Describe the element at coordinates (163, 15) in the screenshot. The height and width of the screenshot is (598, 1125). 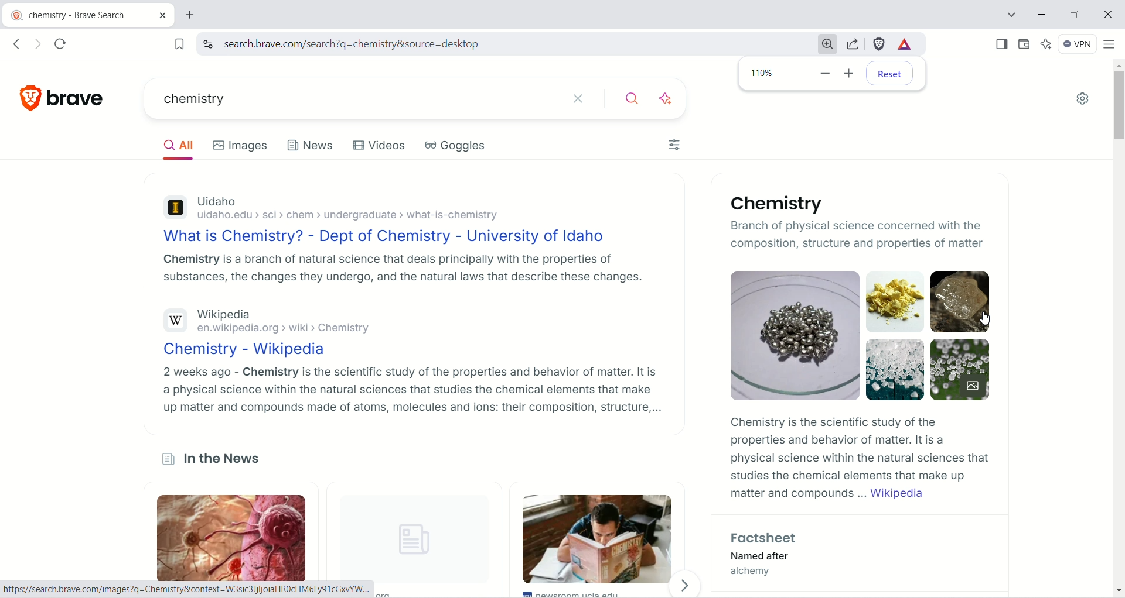
I see `close` at that location.